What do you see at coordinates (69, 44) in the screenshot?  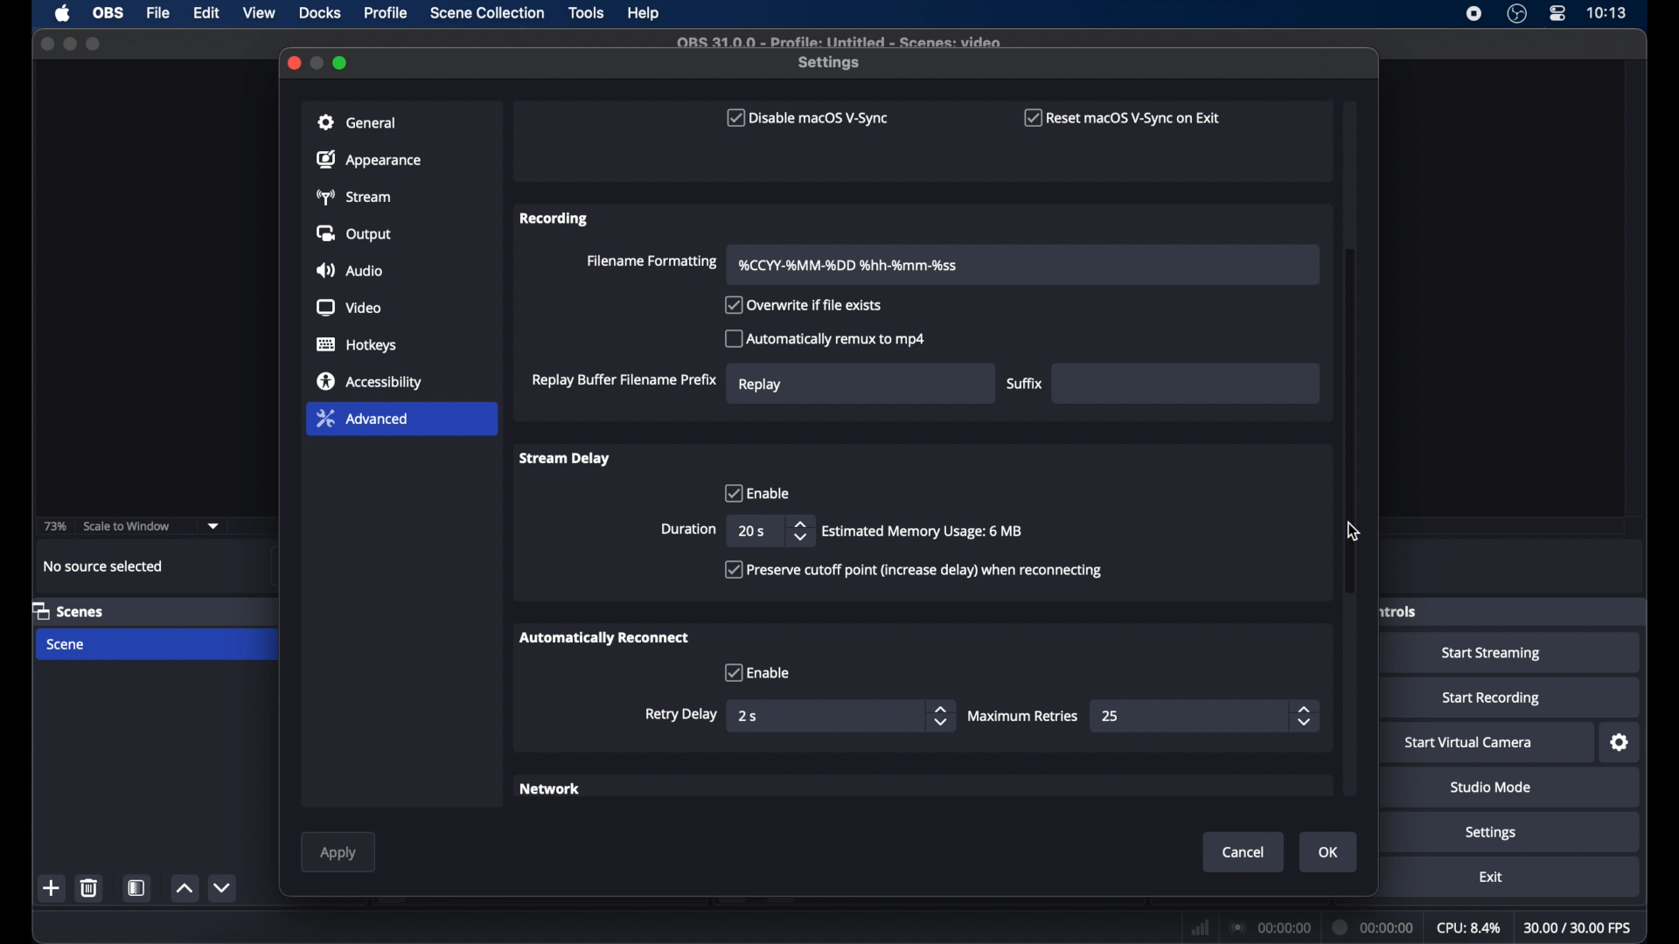 I see `minimize` at bounding box center [69, 44].